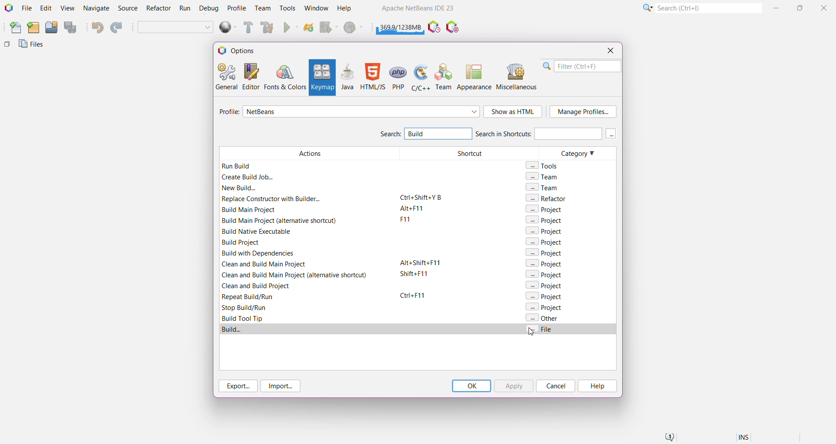 This screenshot has height=444, width=836. Describe the element at coordinates (316, 8) in the screenshot. I see `Window` at that location.